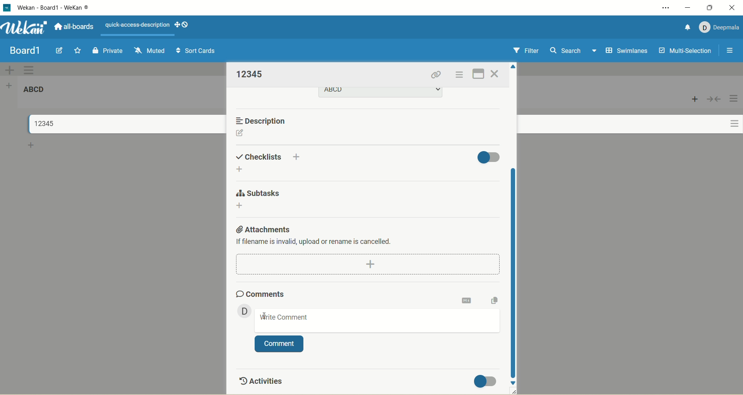 Image resolution: width=743 pixels, height=395 pixels. Describe the element at coordinates (29, 70) in the screenshot. I see `swimlane actions` at that location.